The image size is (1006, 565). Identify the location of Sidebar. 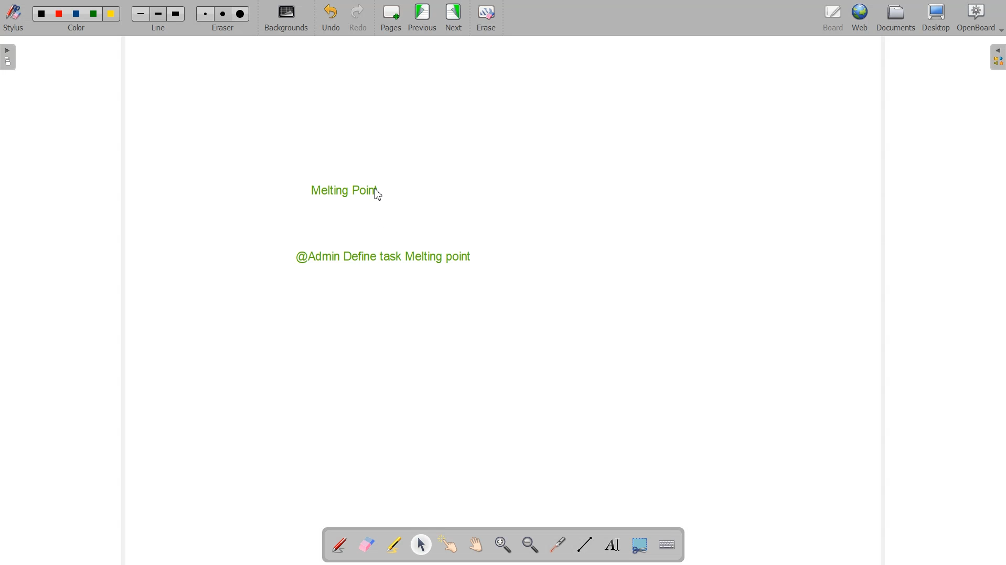
(9, 57).